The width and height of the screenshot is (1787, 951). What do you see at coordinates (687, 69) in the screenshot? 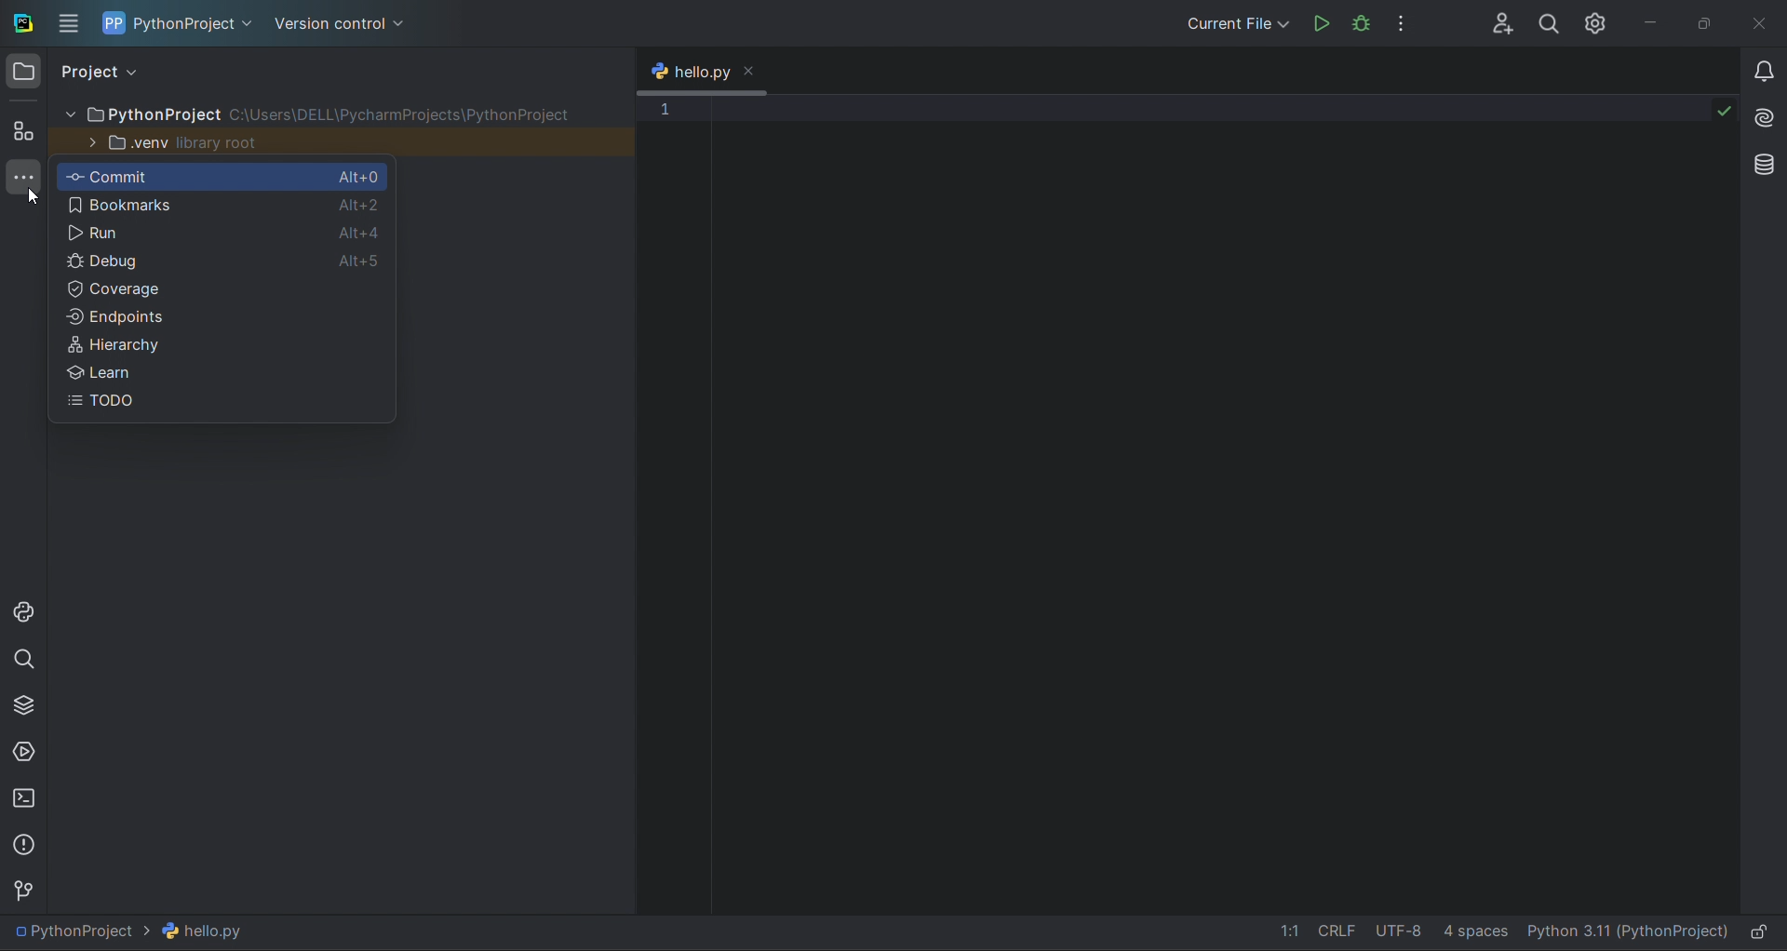
I see `tab` at bounding box center [687, 69].